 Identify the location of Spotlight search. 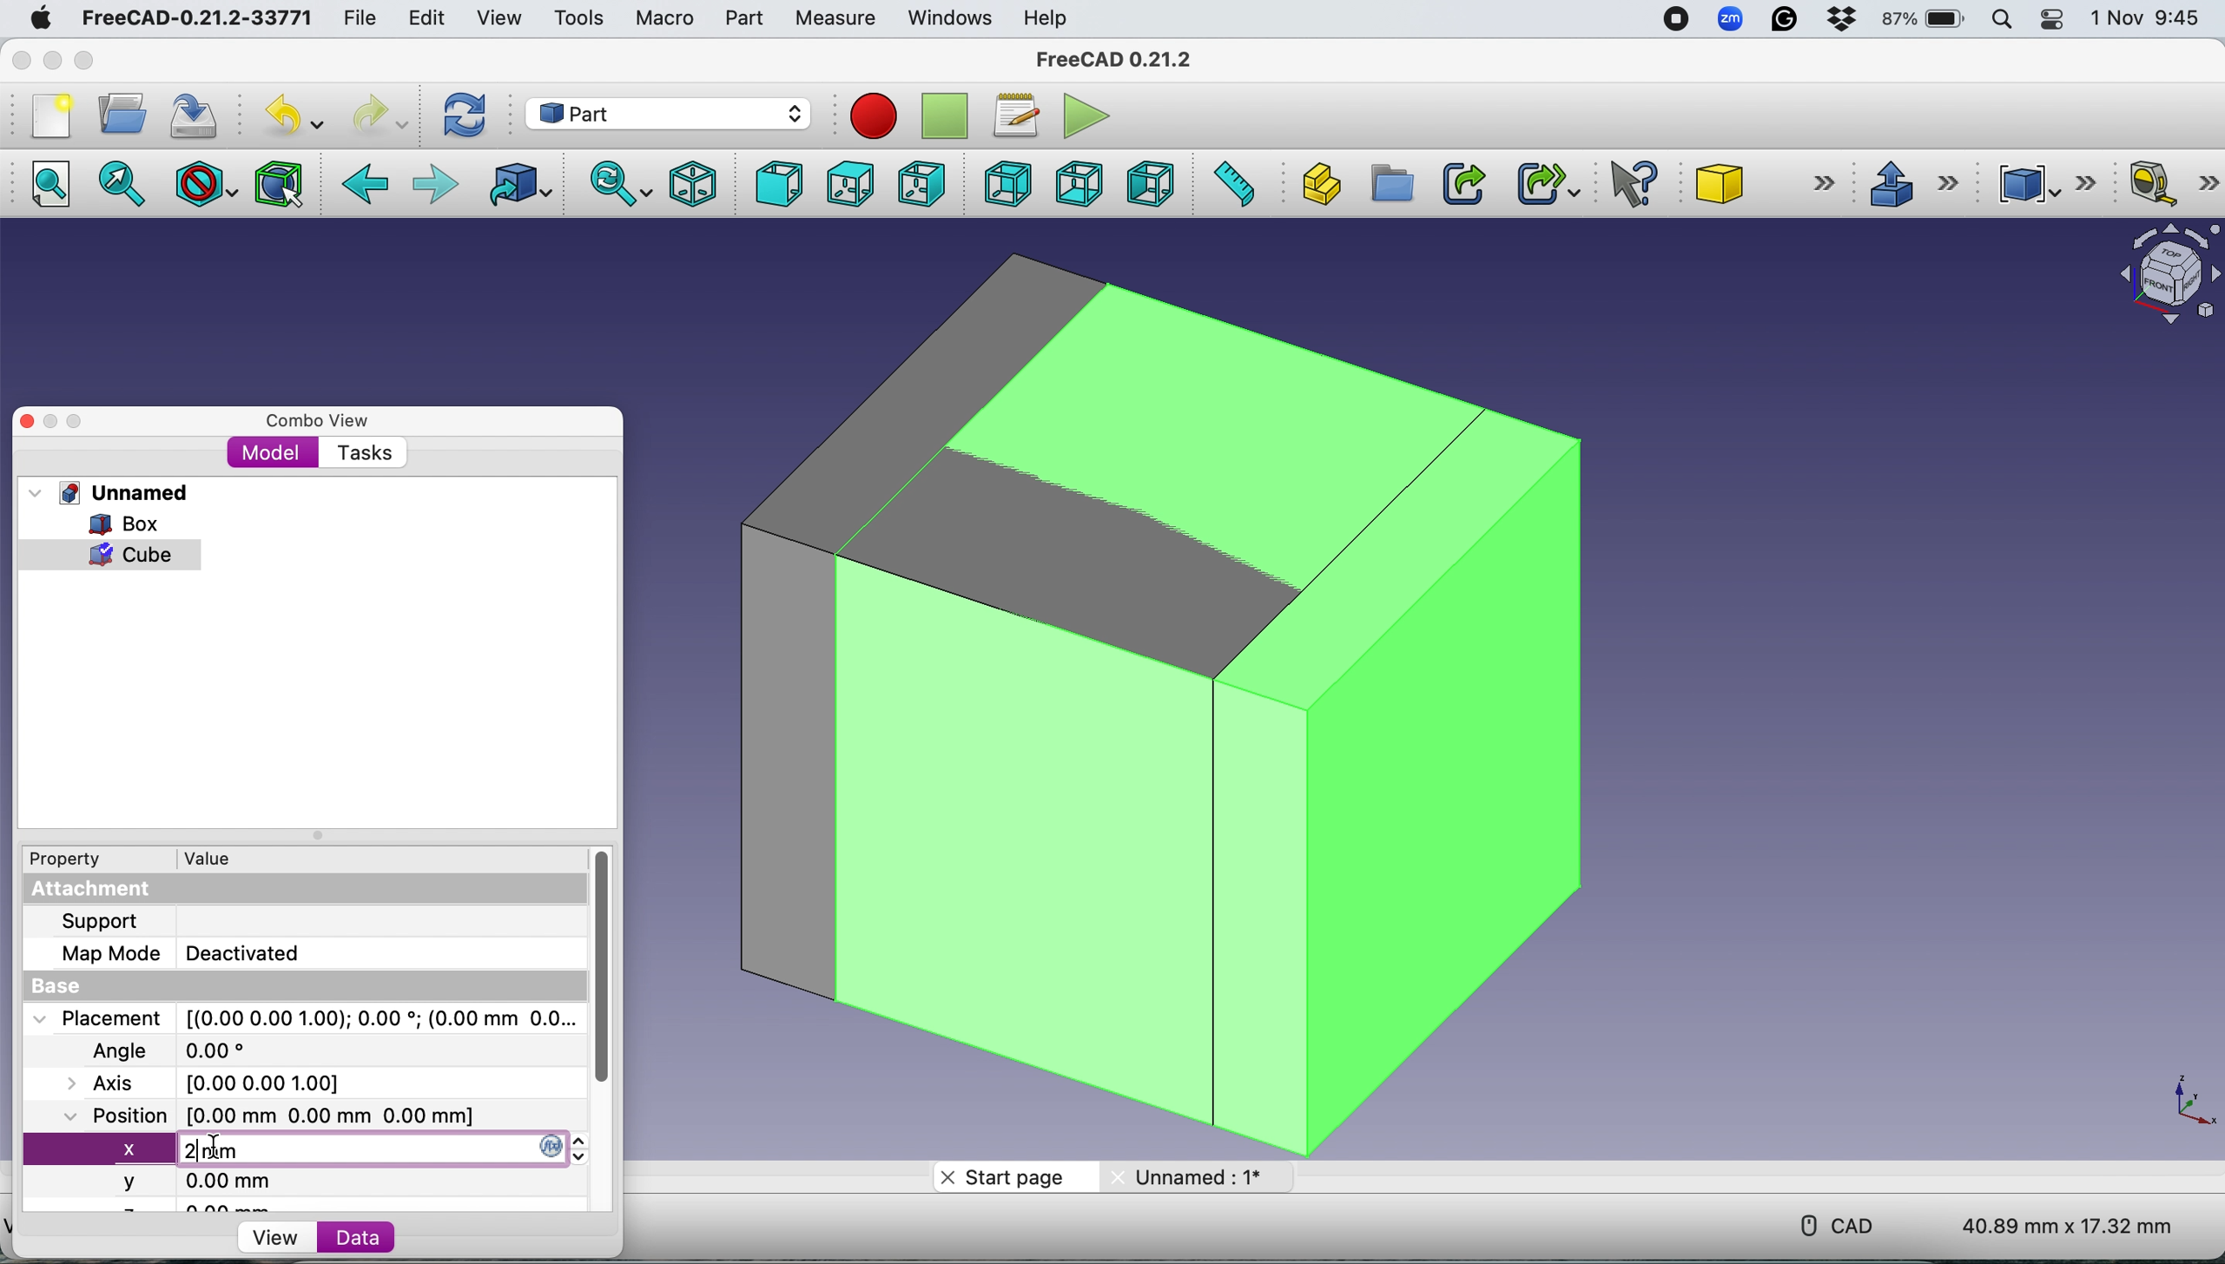
(2006, 19).